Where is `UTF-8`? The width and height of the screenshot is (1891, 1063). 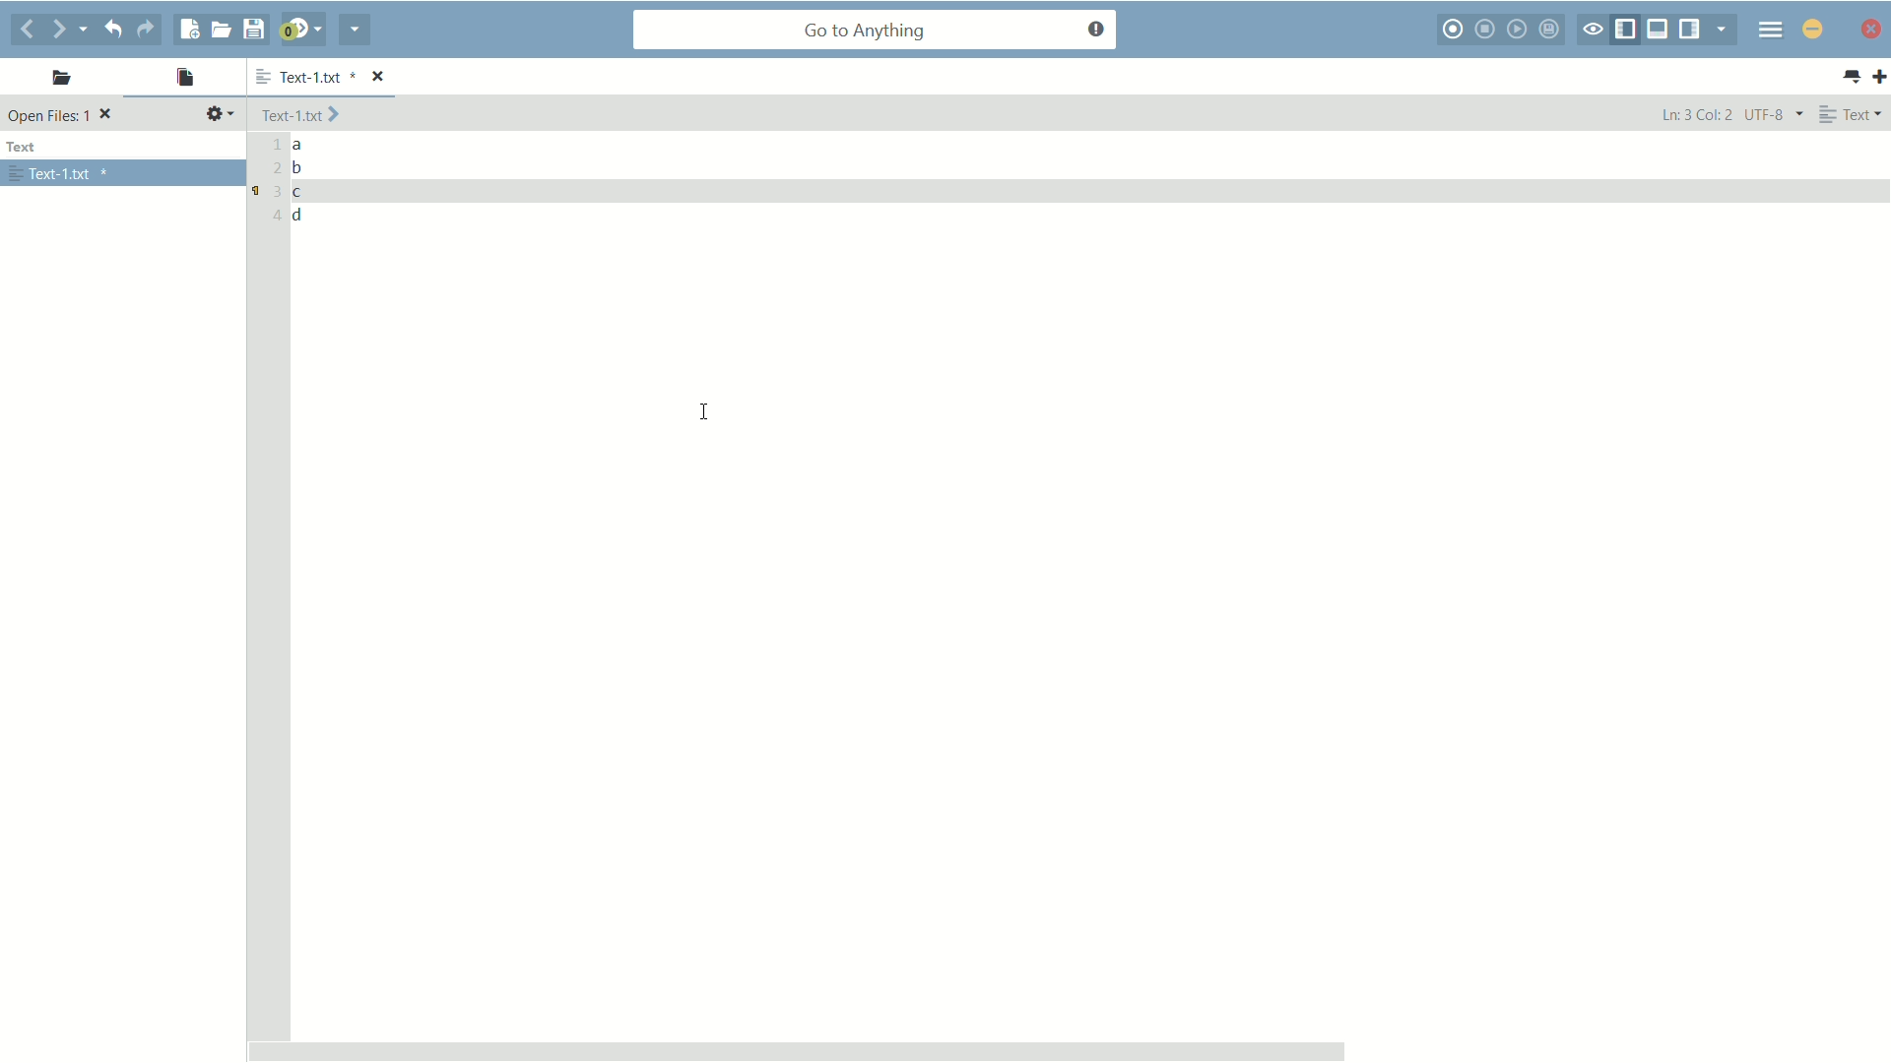 UTF-8 is located at coordinates (1772, 114).